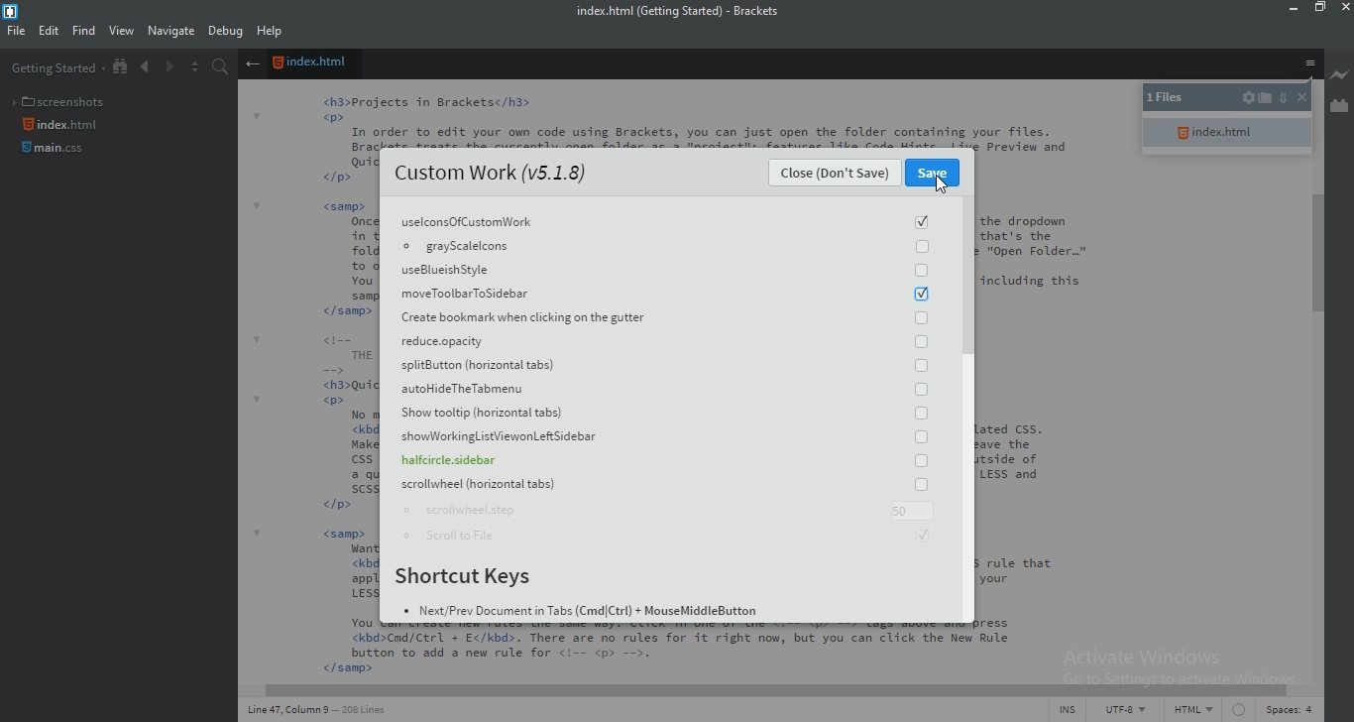 The height and width of the screenshot is (722, 1354). What do you see at coordinates (1322, 11) in the screenshot?
I see `restore` at bounding box center [1322, 11].